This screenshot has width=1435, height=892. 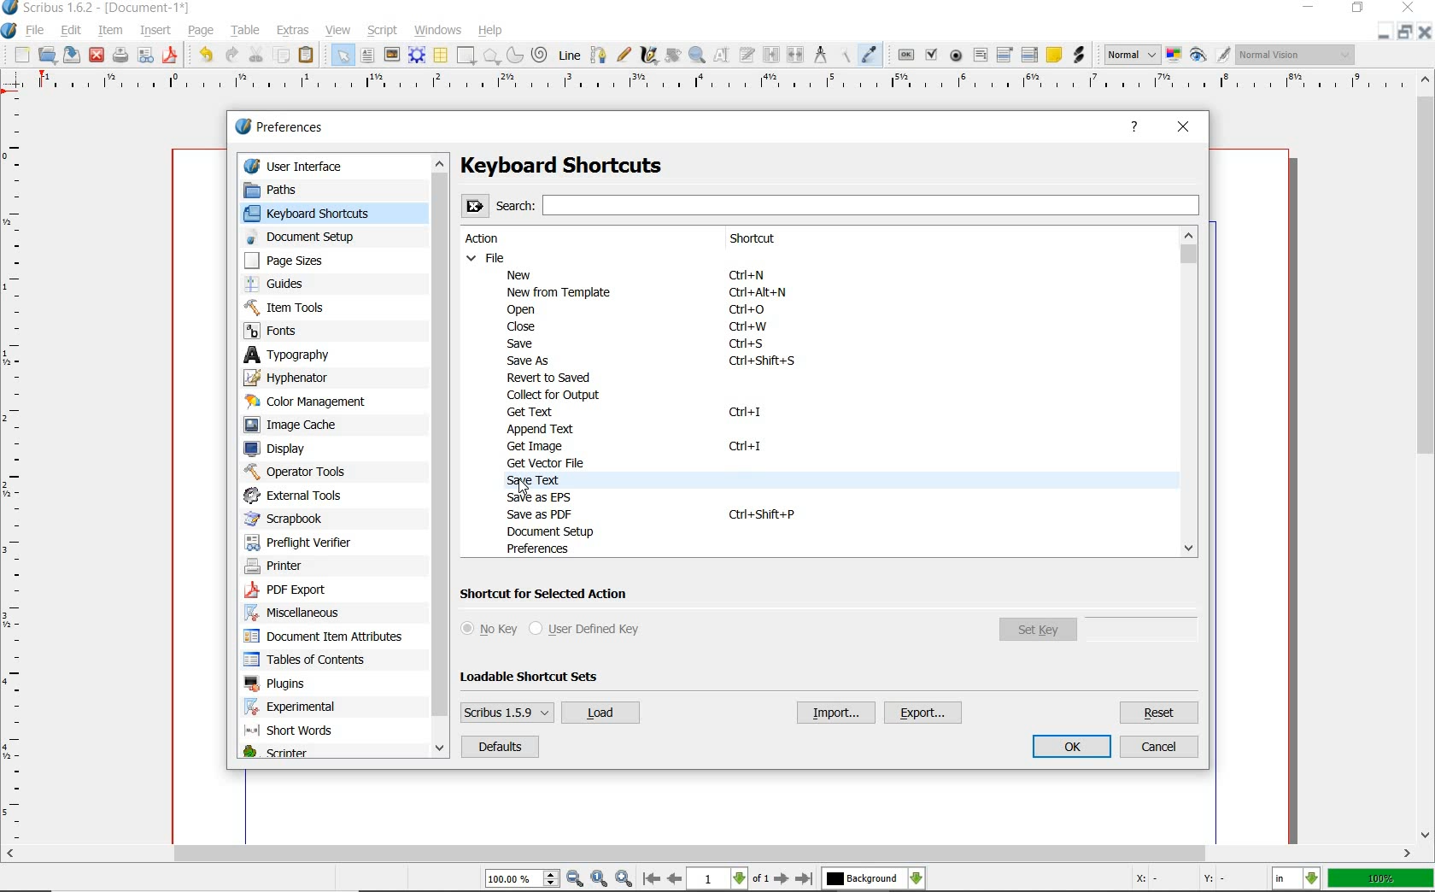 I want to click on document setup, so click(x=565, y=531).